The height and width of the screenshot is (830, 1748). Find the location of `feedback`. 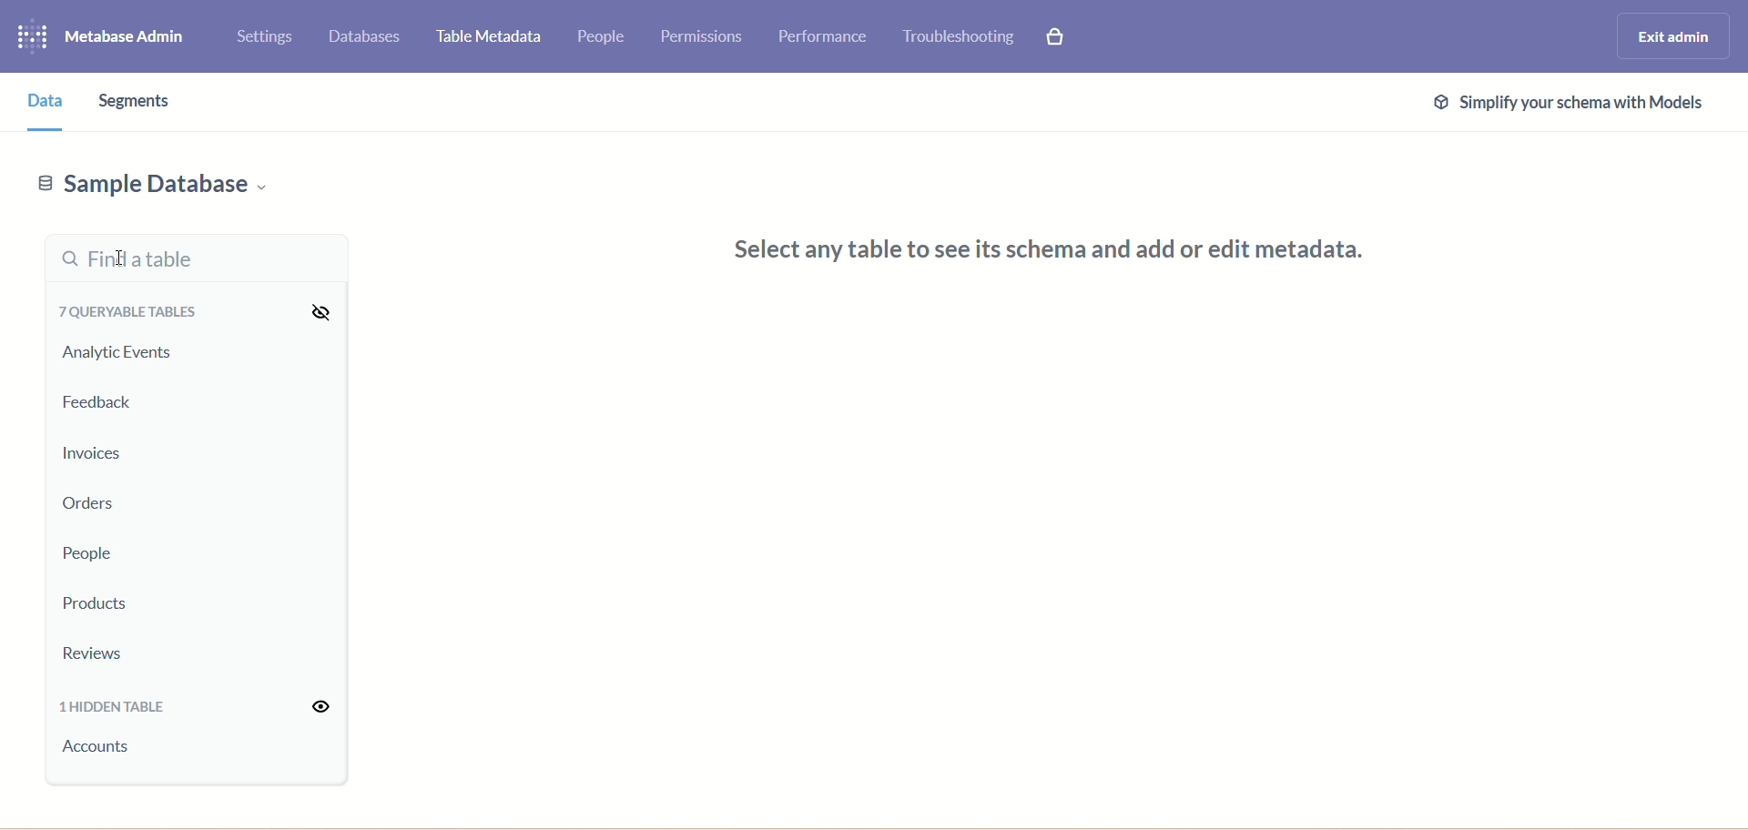

feedback is located at coordinates (99, 404).